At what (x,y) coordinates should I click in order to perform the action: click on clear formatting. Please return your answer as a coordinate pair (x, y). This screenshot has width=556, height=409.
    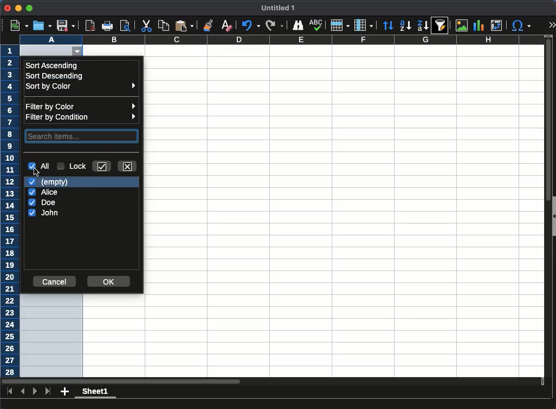
    Looking at the image, I should click on (226, 26).